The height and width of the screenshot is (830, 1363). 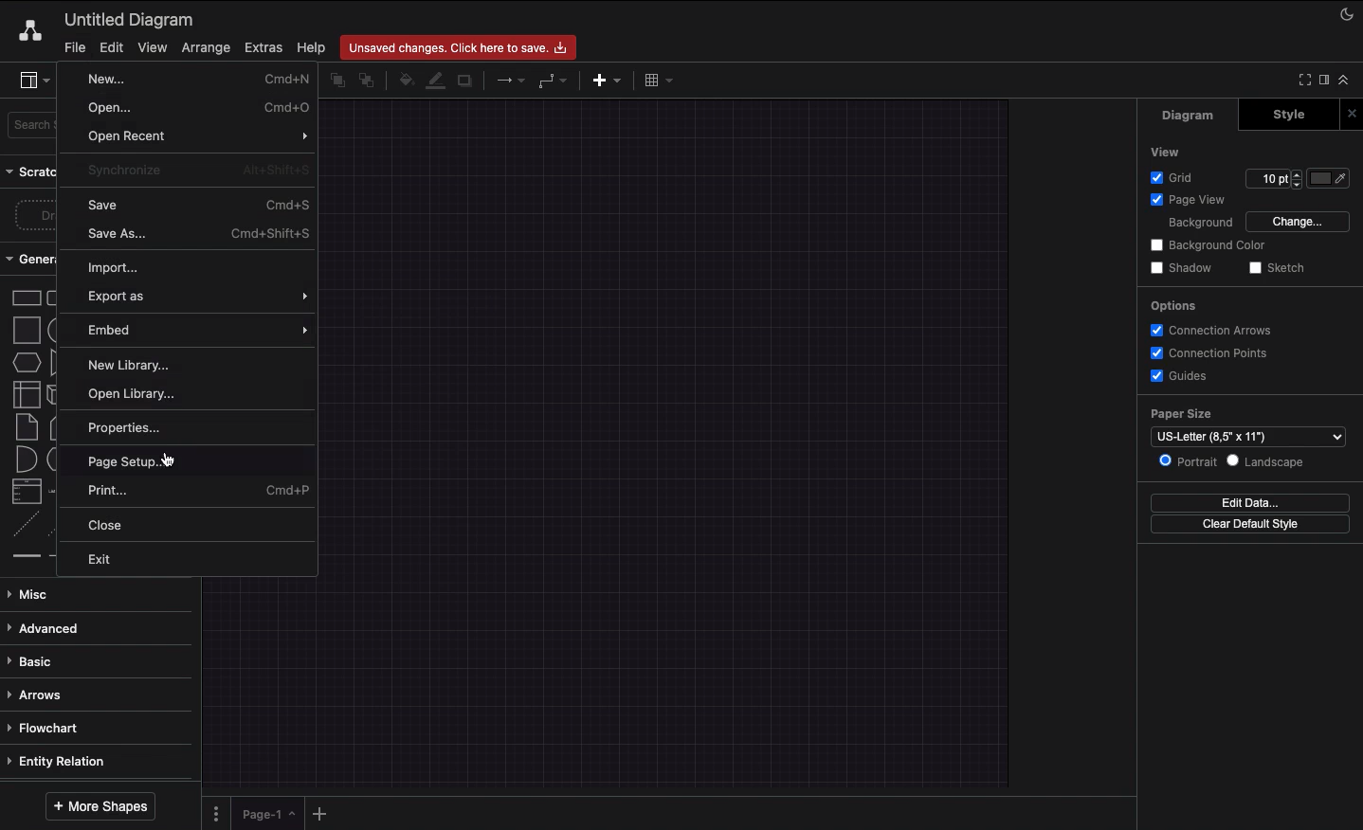 What do you see at coordinates (1349, 84) in the screenshot?
I see `Collapse expand` at bounding box center [1349, 84].